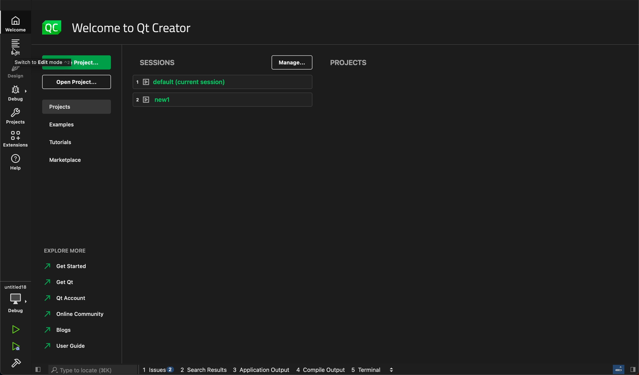  I want to click on logo, so click(49, 27).